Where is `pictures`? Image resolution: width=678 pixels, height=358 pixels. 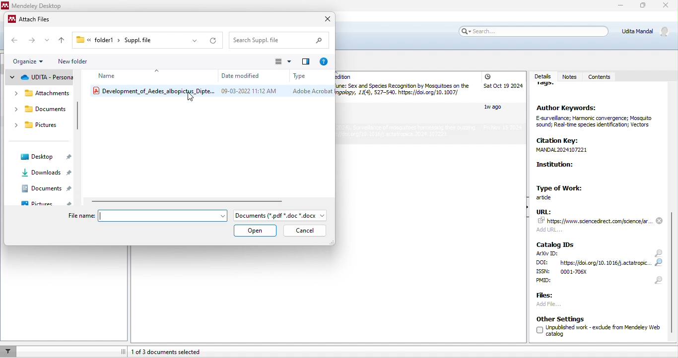
pictures is located at coordinates (39, 125).